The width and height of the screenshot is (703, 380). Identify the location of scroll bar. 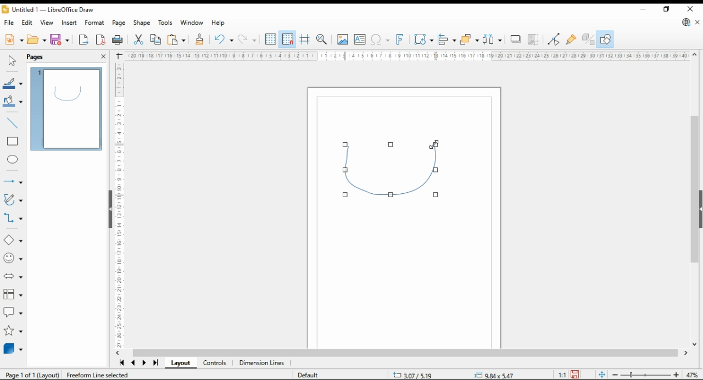
(695, 198).